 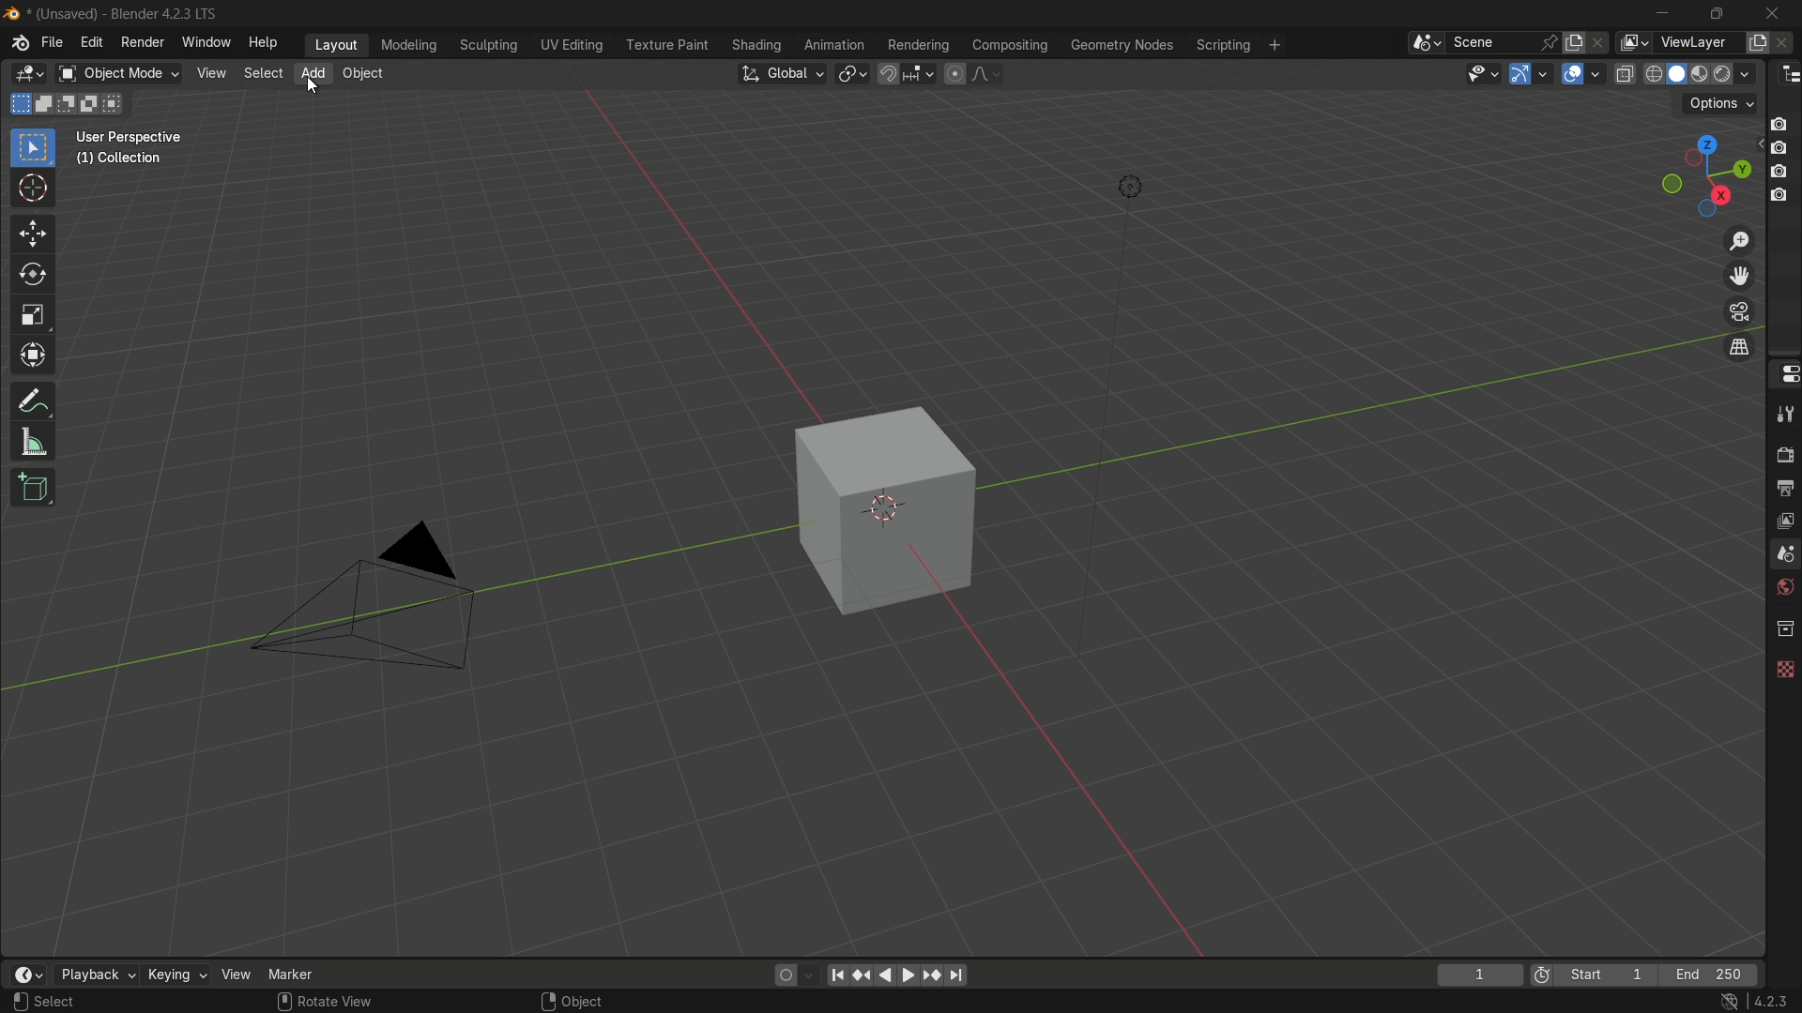 What do you see at coordinates (34, 234) in the screenshot?
I see `move` at bounding box center [34, 234].